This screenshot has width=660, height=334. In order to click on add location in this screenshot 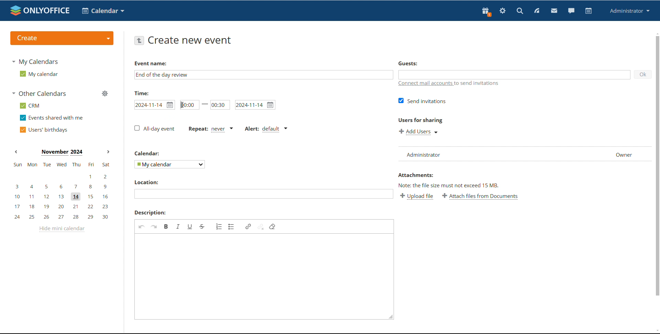, I will do `click(263, 194)`.